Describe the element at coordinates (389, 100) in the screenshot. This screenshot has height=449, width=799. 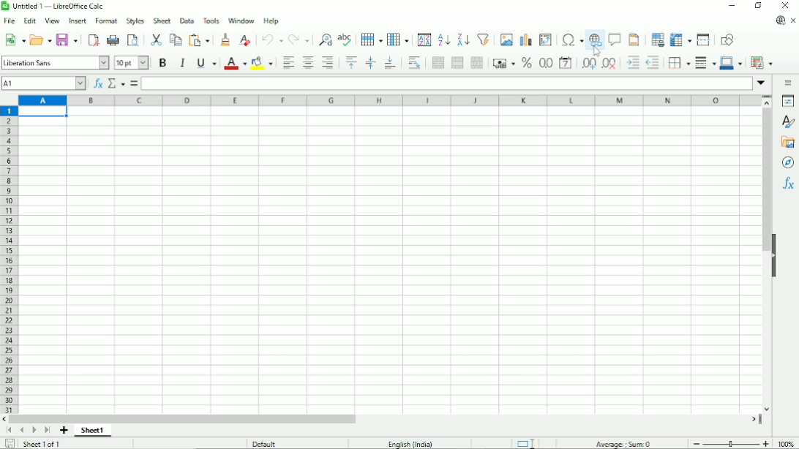
I see `Column headings` at that location.